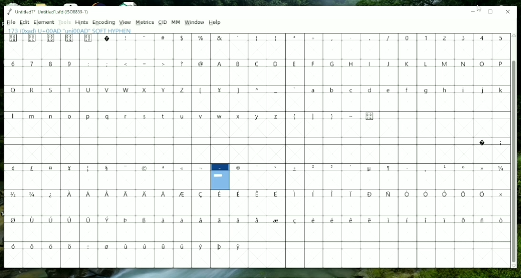  Describe the element at coordinates (490, 12) in the screenshot. I see `Maximize` at that location.